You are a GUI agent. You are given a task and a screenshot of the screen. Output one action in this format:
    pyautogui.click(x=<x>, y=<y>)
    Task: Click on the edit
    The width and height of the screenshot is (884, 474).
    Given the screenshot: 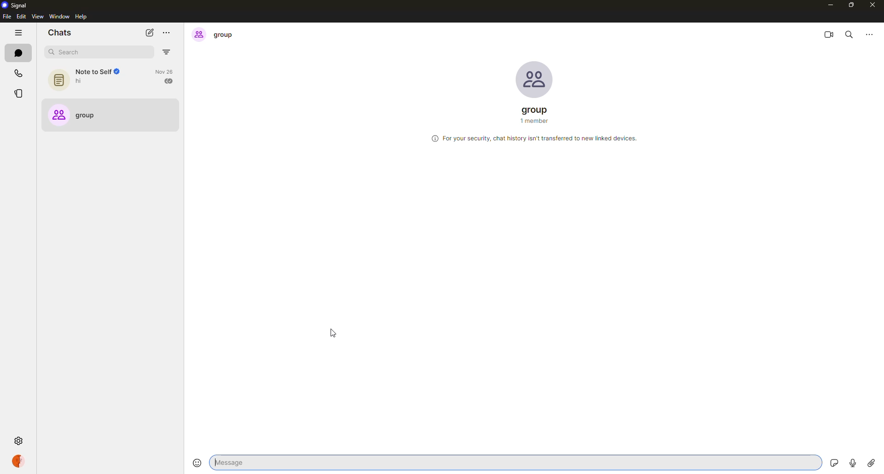 What is the action you would take?
    pyautogui.click(x=21, y=17)
    